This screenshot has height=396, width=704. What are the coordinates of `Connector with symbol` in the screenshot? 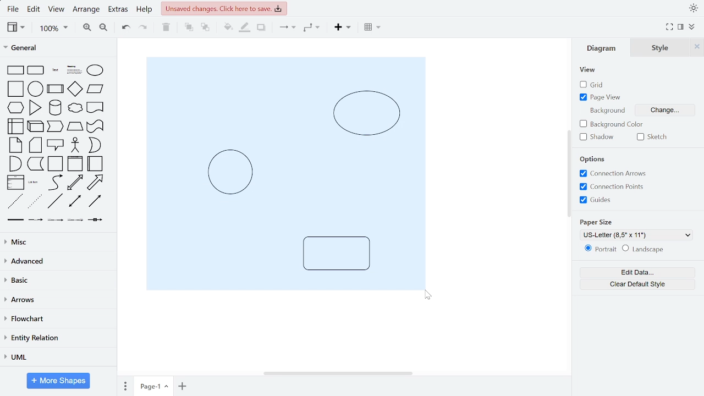 It's located at (96, 223).